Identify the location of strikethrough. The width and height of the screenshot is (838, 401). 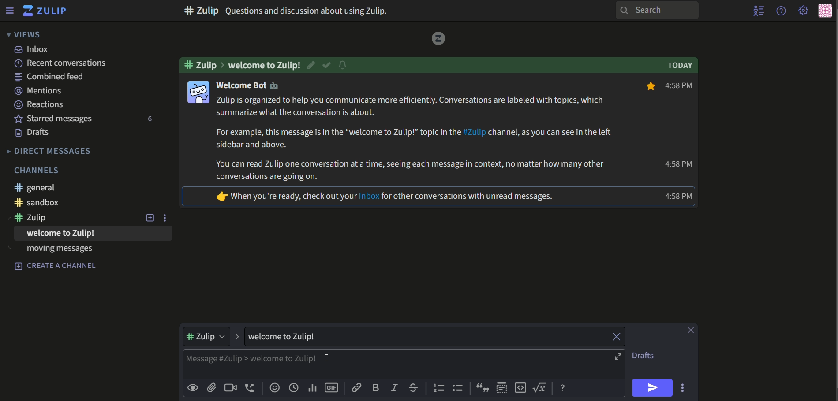
(414, 387).